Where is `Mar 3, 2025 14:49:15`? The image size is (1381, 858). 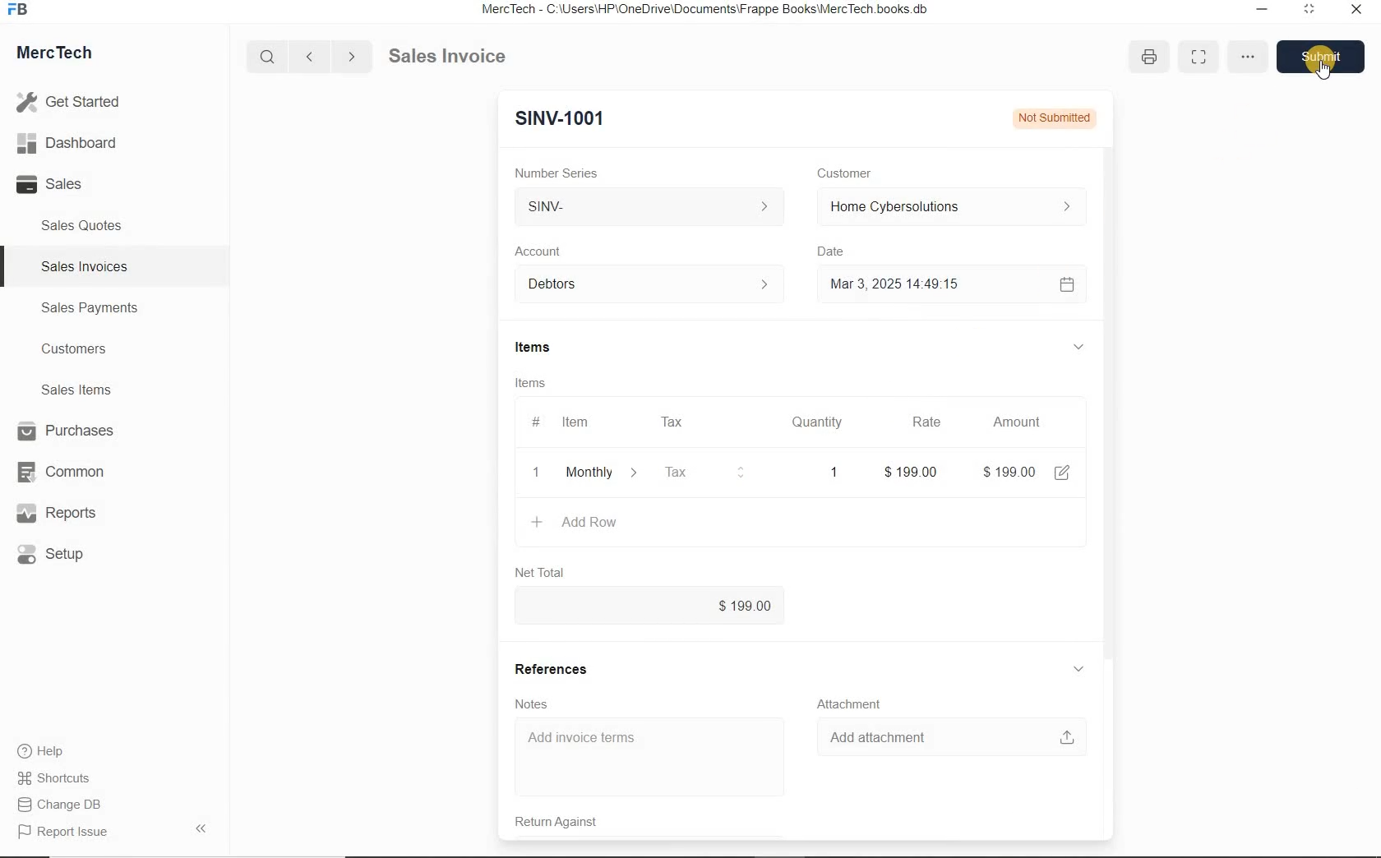
Mar 3, 2025 14:49:15 is located at coordinates (899, 284).